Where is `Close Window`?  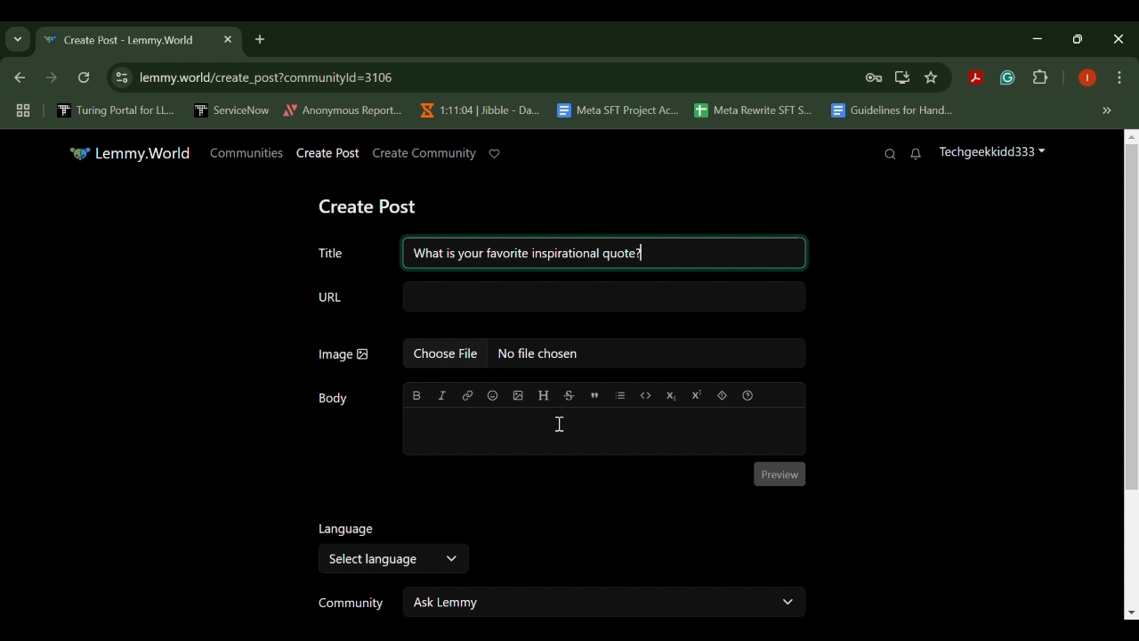
Close Window is located at coordinates (1119, 39).